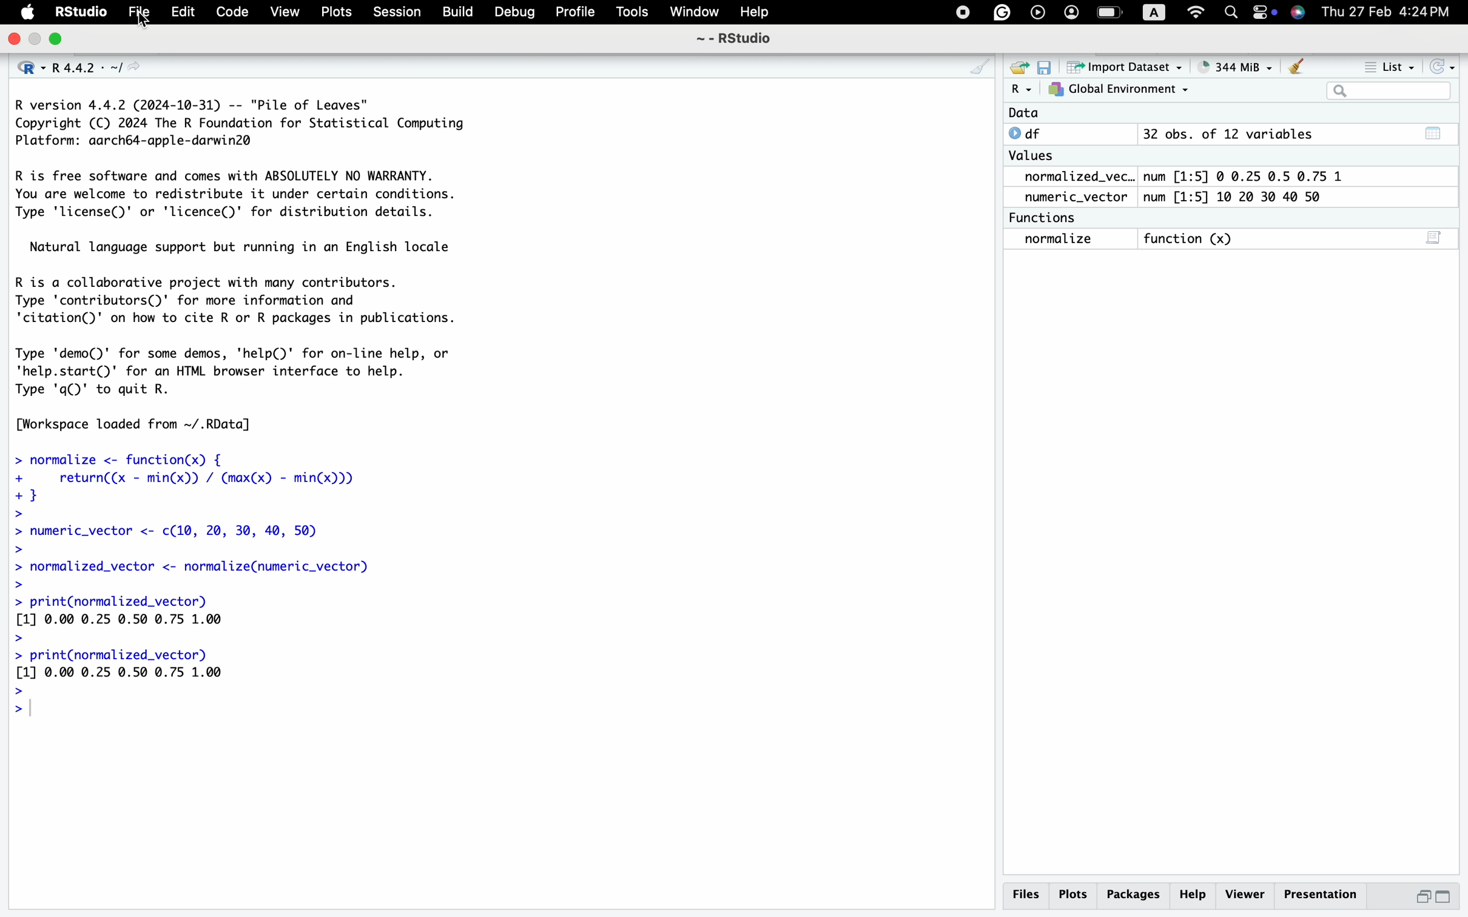  What do you see at coordinates (998, 12) in the screenshot?
I see `google drive` at bounding box center [998, 12].